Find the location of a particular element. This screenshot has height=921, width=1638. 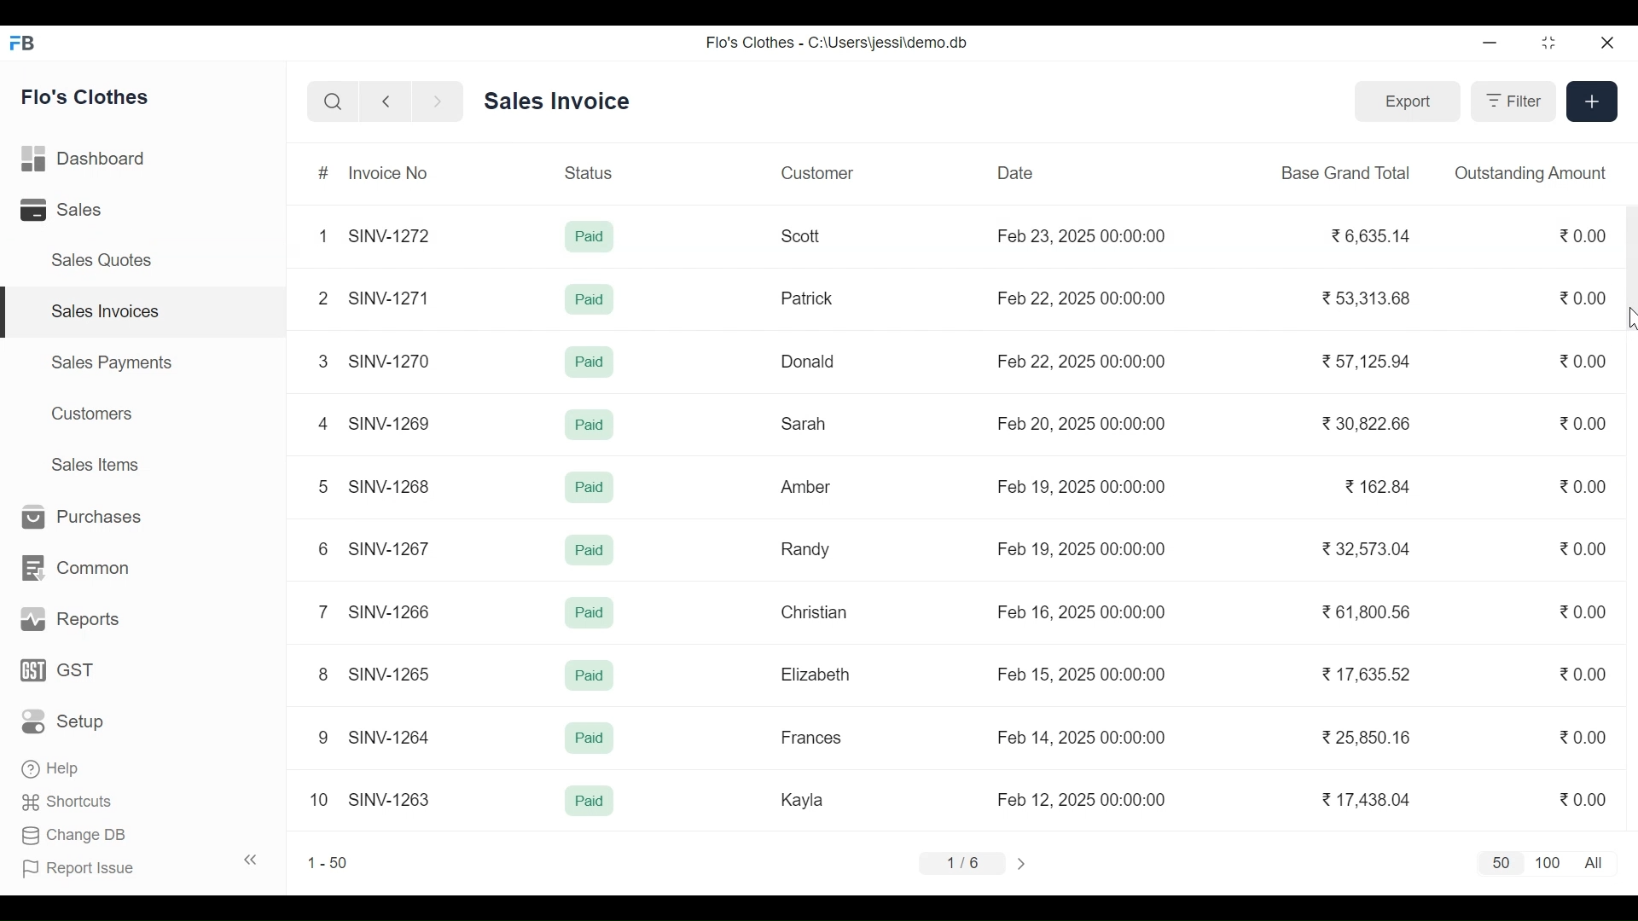

30,822.66 is located at coordinates (1368, 425).